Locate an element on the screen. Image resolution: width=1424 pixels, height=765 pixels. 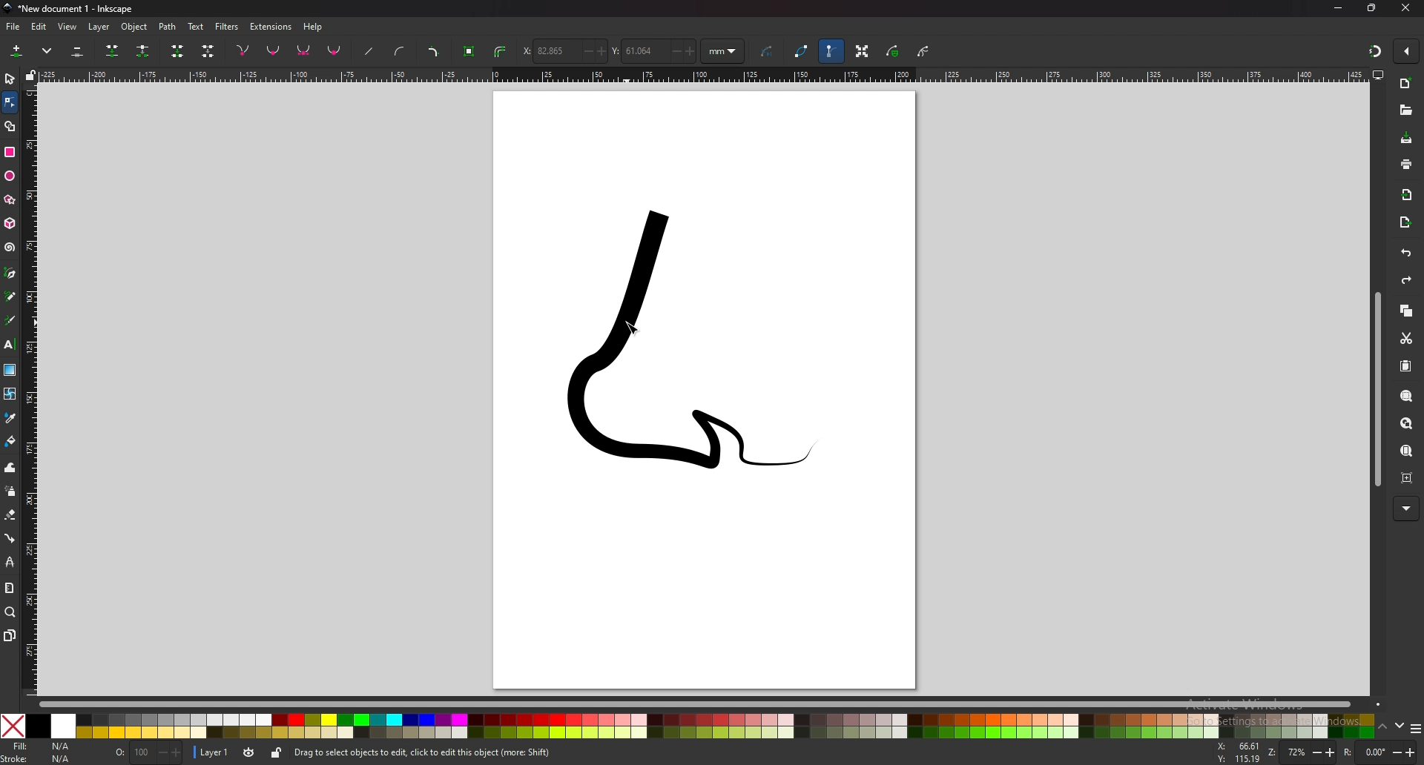
save is located at coordinates (1405, 139).